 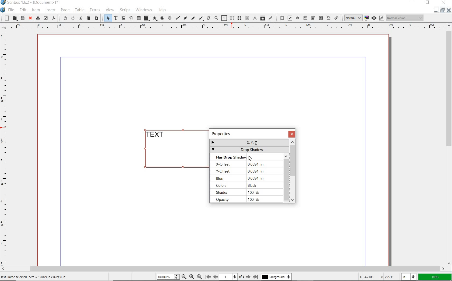 What do you see at coordinates (184, 277) in the screenshot?
I see `Zoom Out` at bounding box center [184, 277].